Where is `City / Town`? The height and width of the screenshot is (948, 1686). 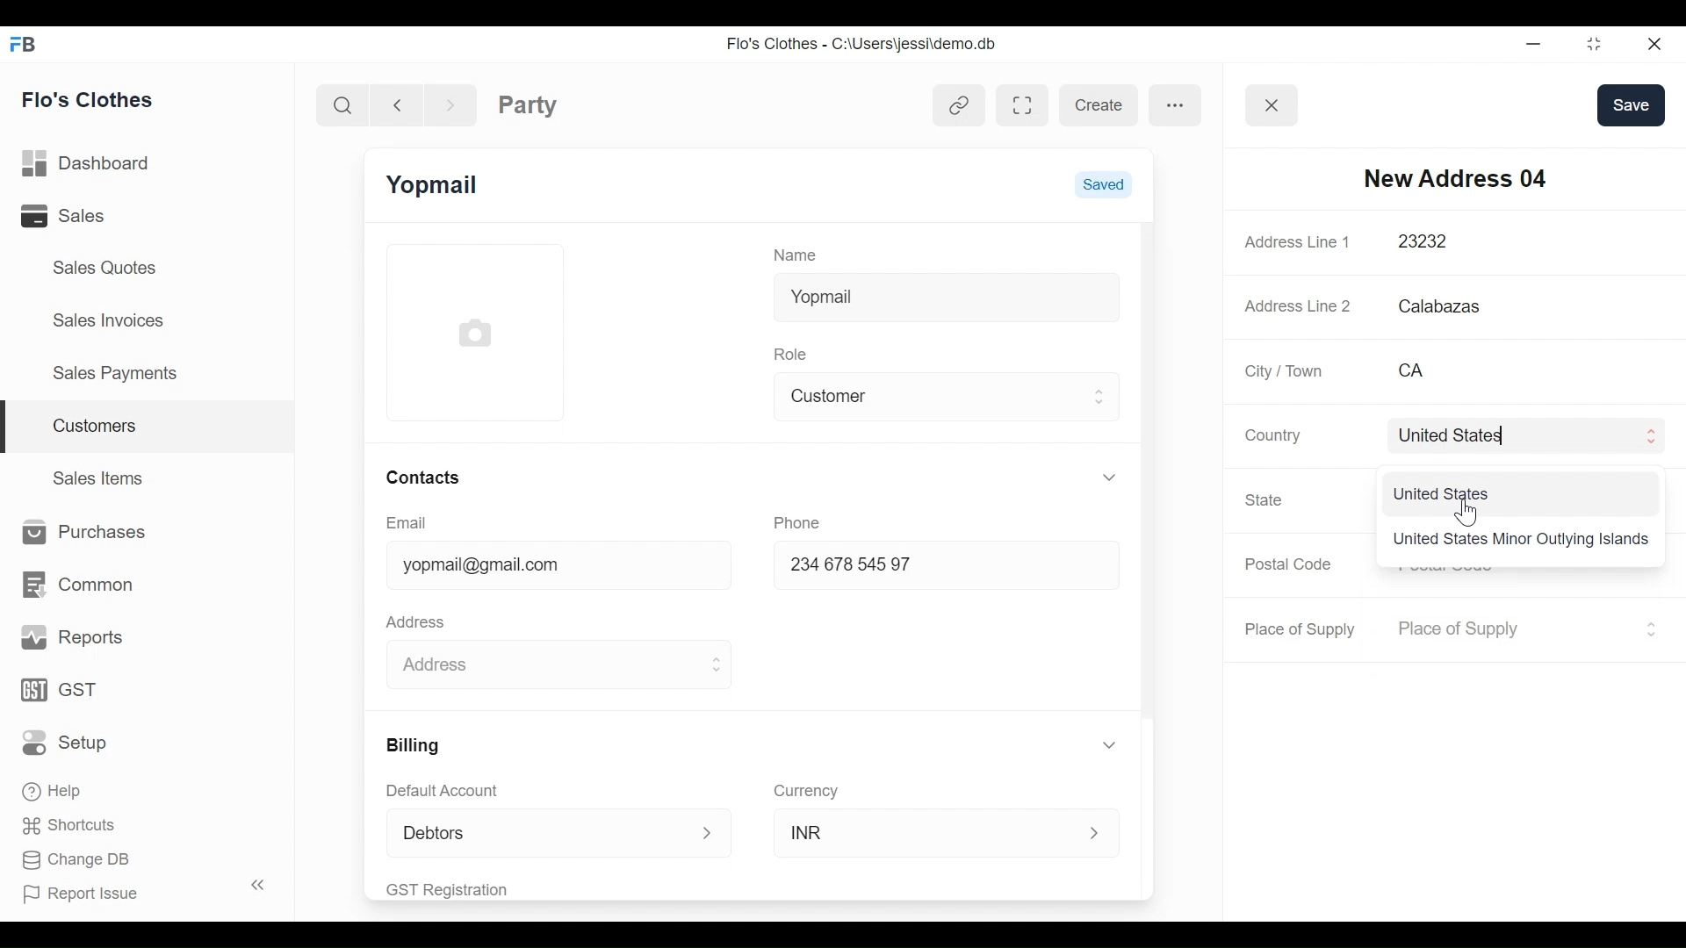
City / Town is located at coordinates (1286, 371).